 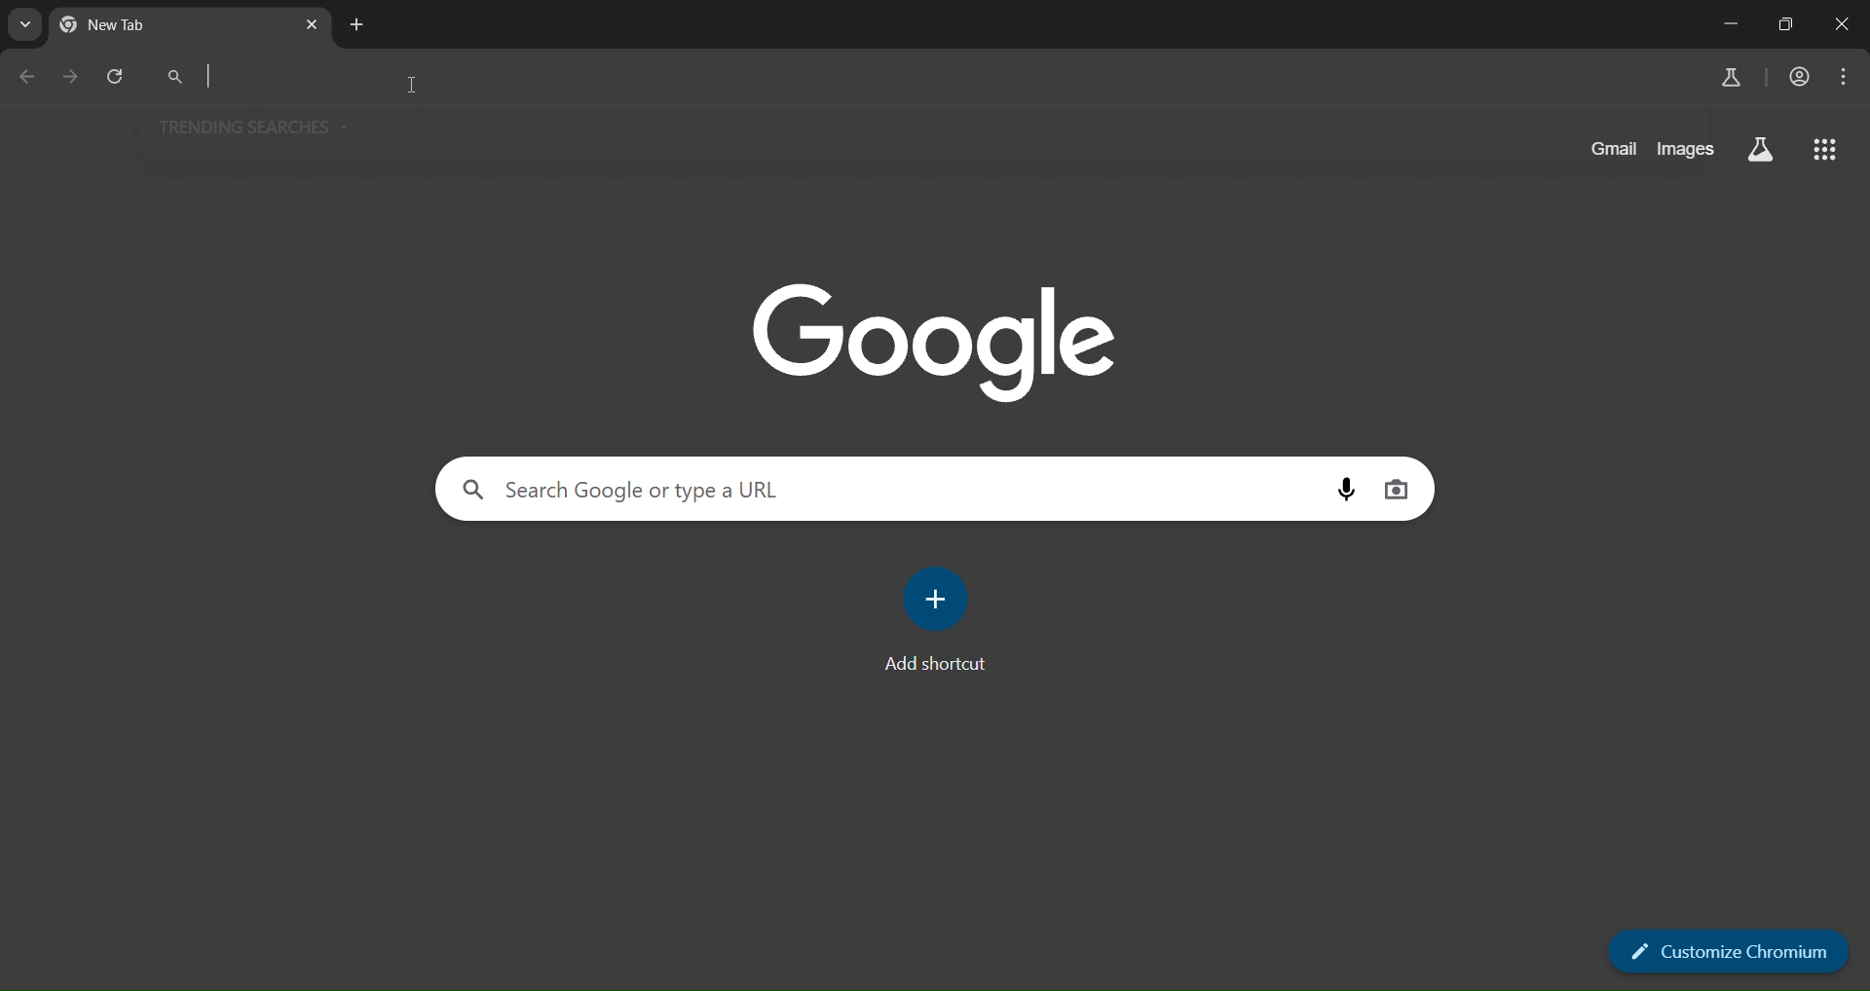 What do you see at coordinates (933, 335) in the screenshot?
I see `google` at bounding box center [933, 335].